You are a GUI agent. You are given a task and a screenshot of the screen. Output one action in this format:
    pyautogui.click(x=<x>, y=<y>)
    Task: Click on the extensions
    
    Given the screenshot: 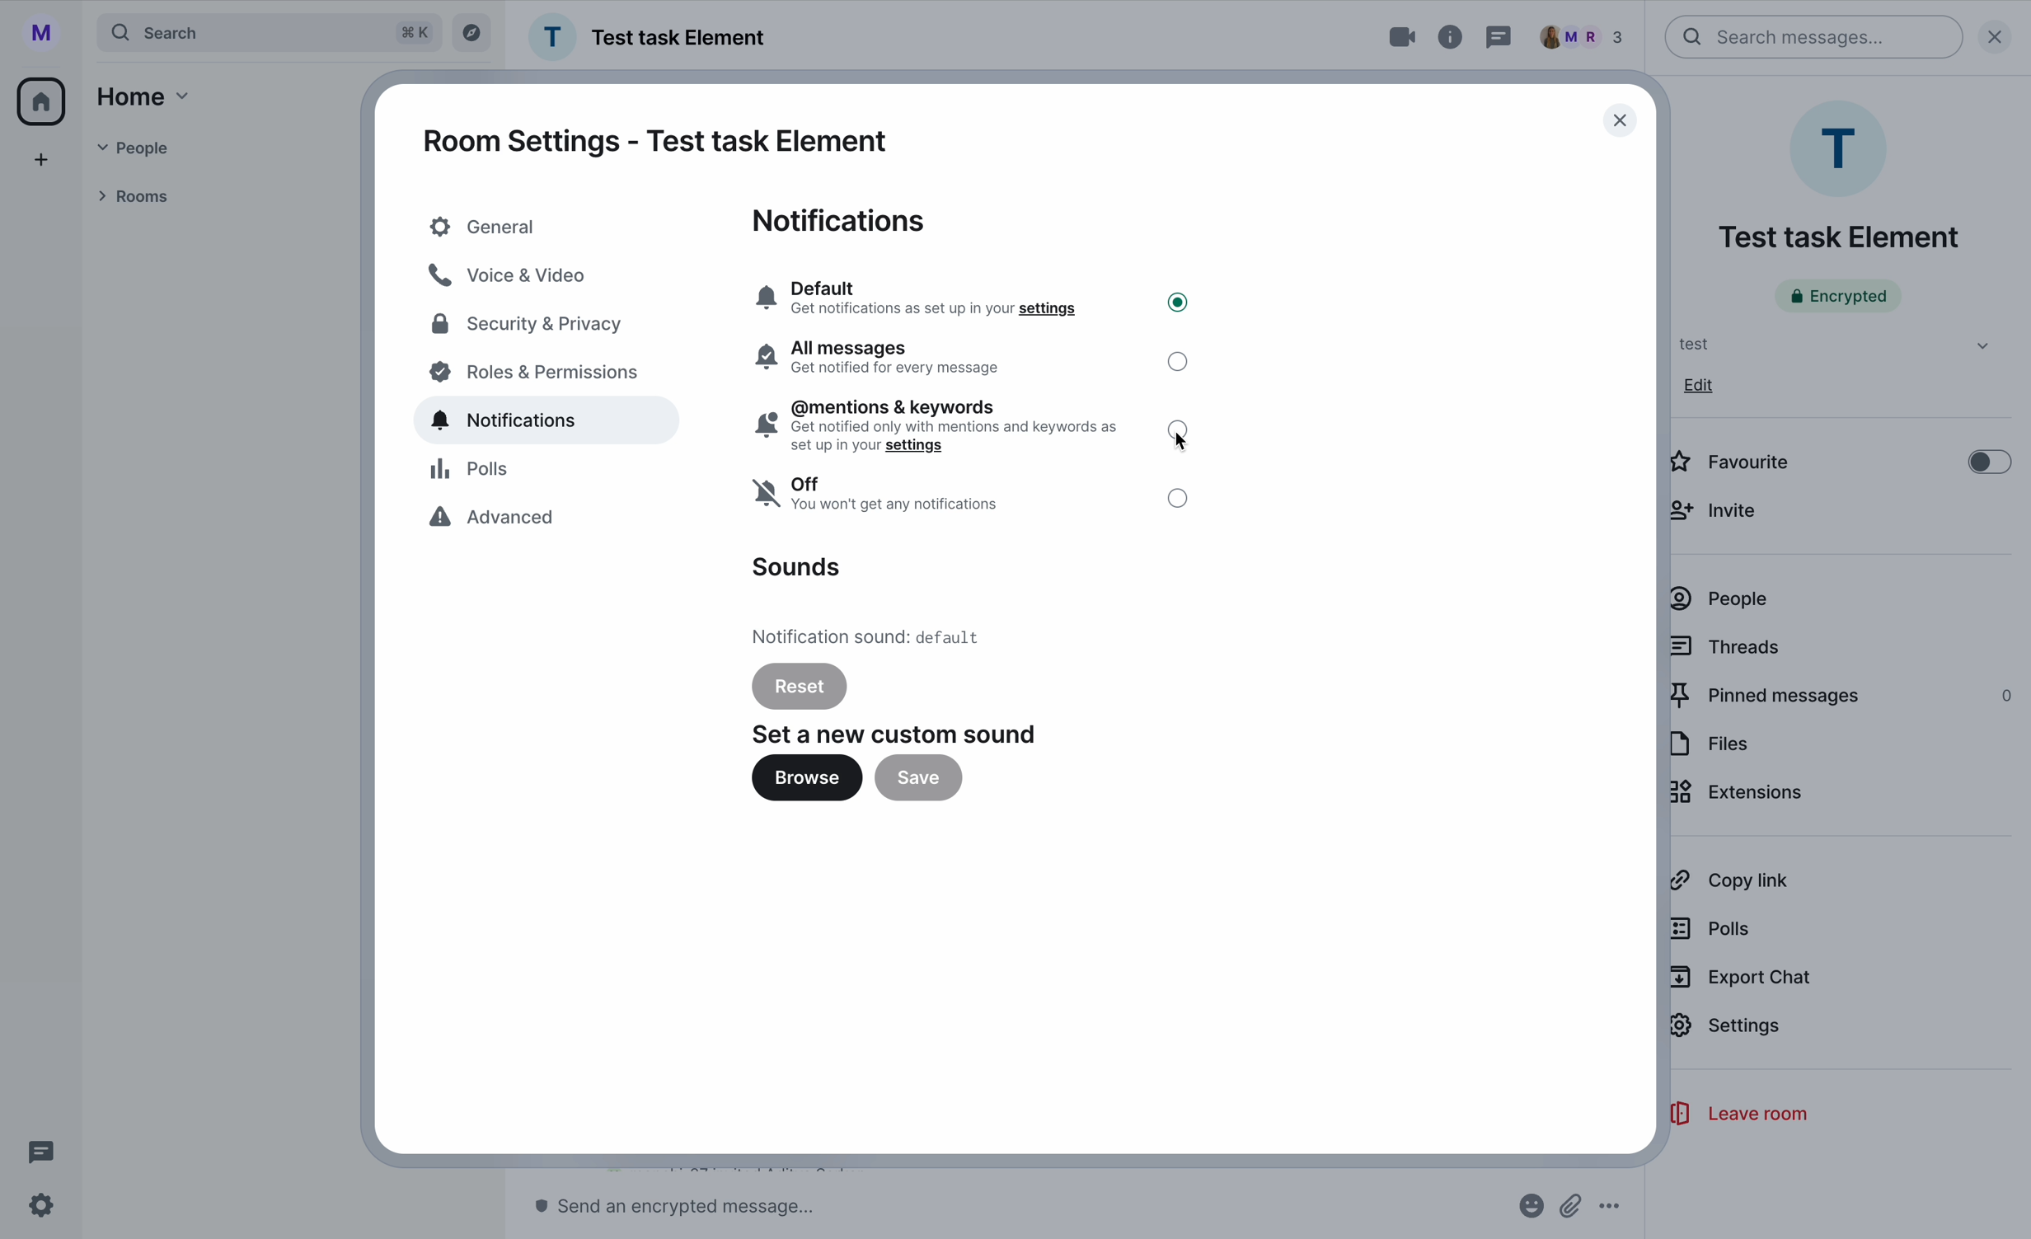 What is the action you would take?
    pyautogui.click(x=1739, y=795)
    